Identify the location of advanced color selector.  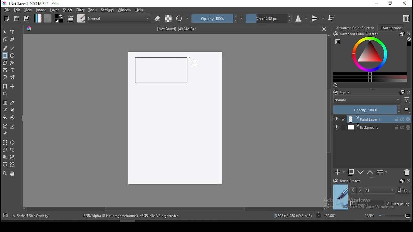
(368, 57).